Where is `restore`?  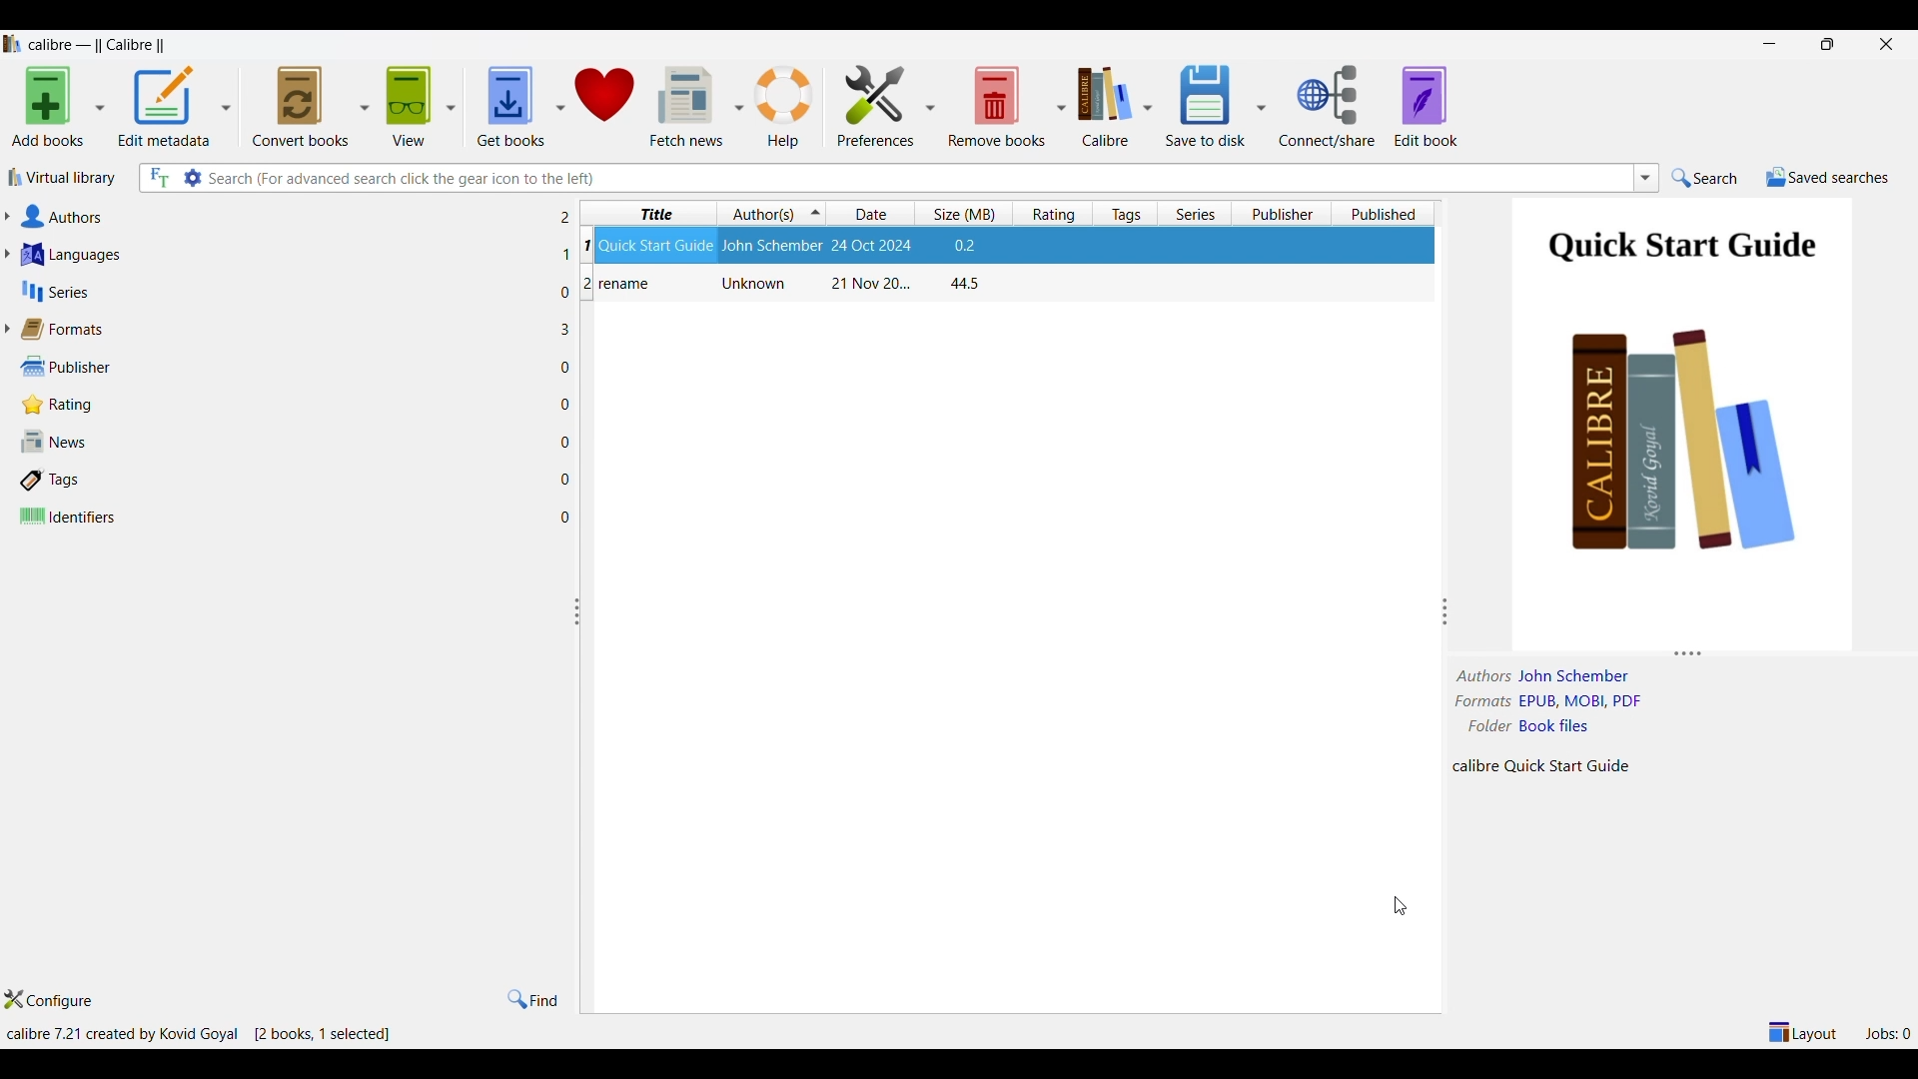
restore is located at coordinates (1828, 44).